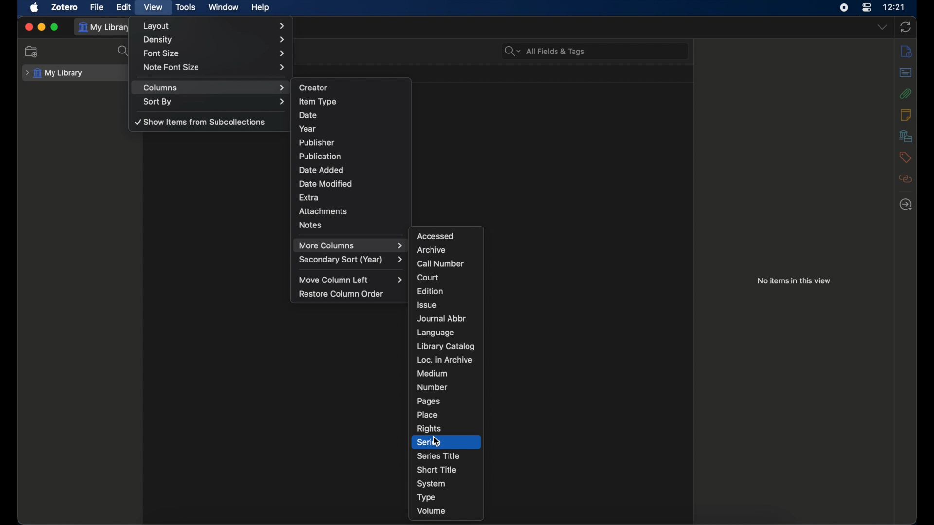  What do you see at coordinates (351, 245) in the screenshot?
I see `more columns` at bounding box center [351, 245].